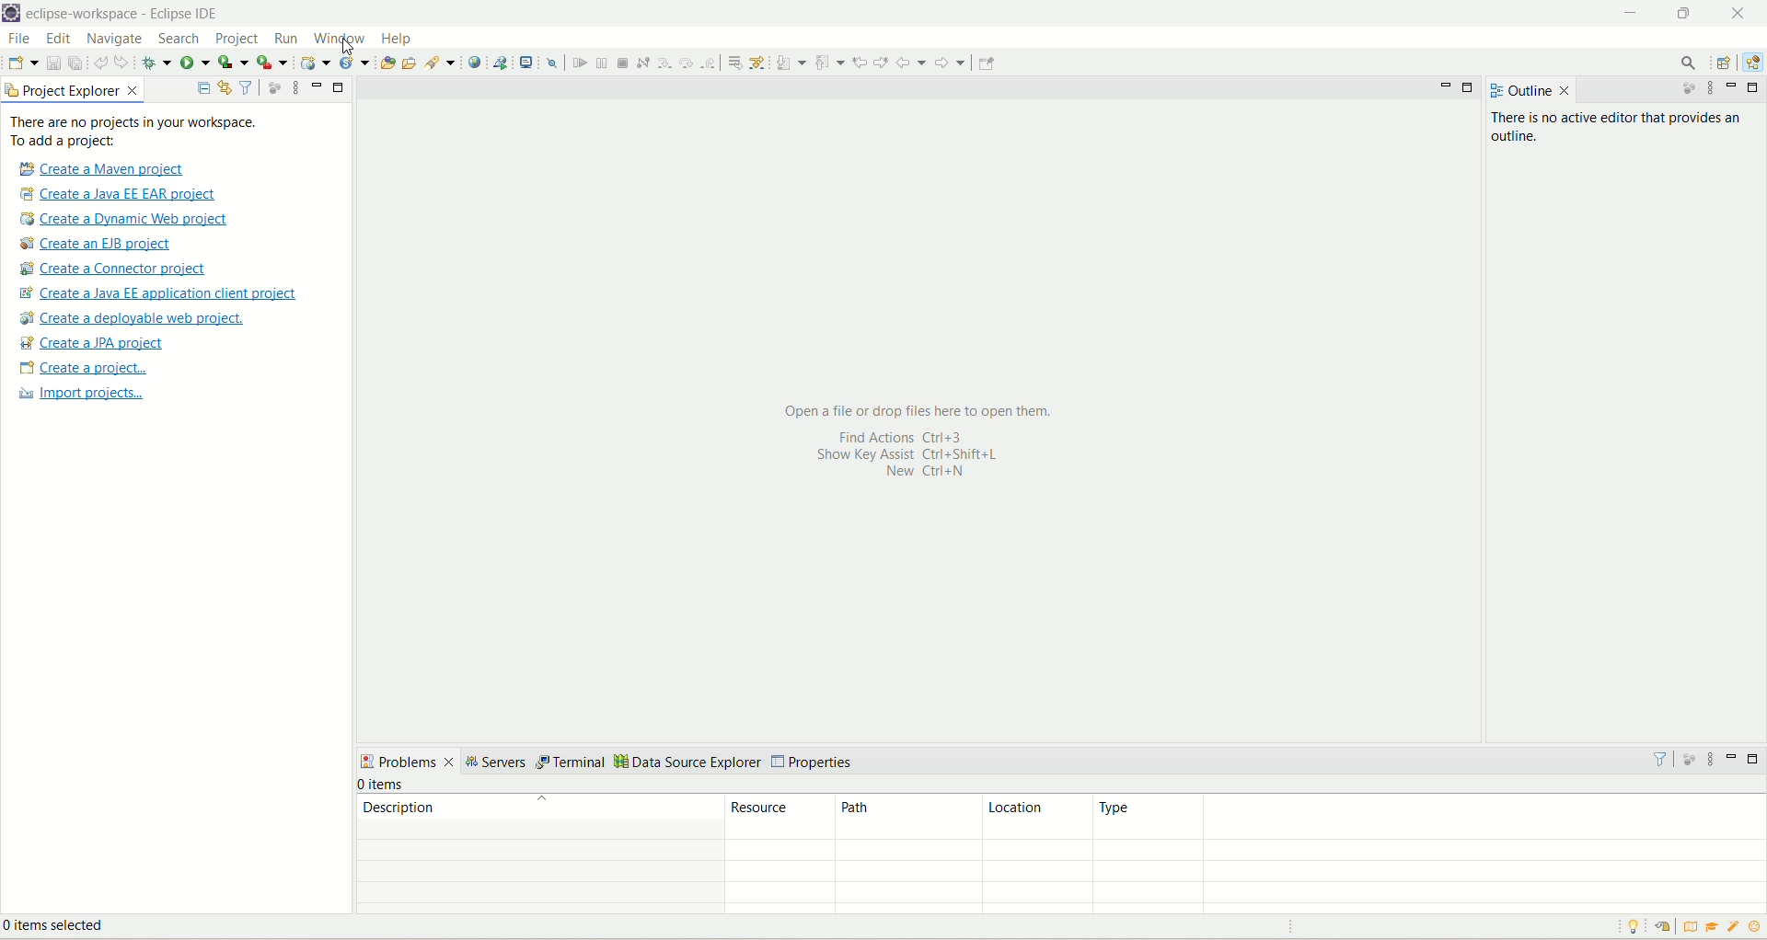  What do you see at coordinates (642, 62) in the screenshot?
I see `disconnect` at bounding box center [642, 62].